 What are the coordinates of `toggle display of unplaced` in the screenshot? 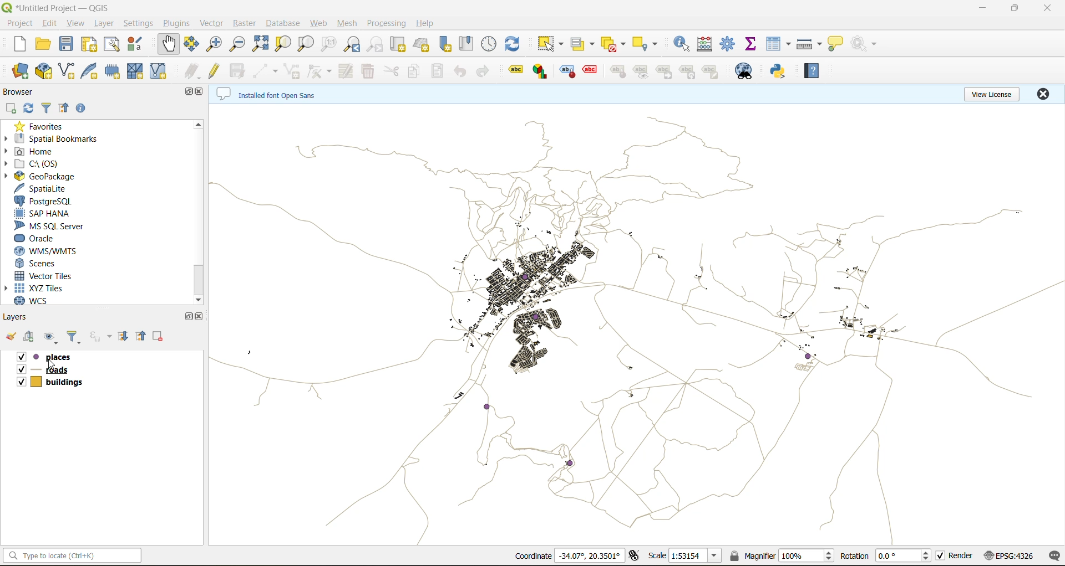 It's located at (589, 71).